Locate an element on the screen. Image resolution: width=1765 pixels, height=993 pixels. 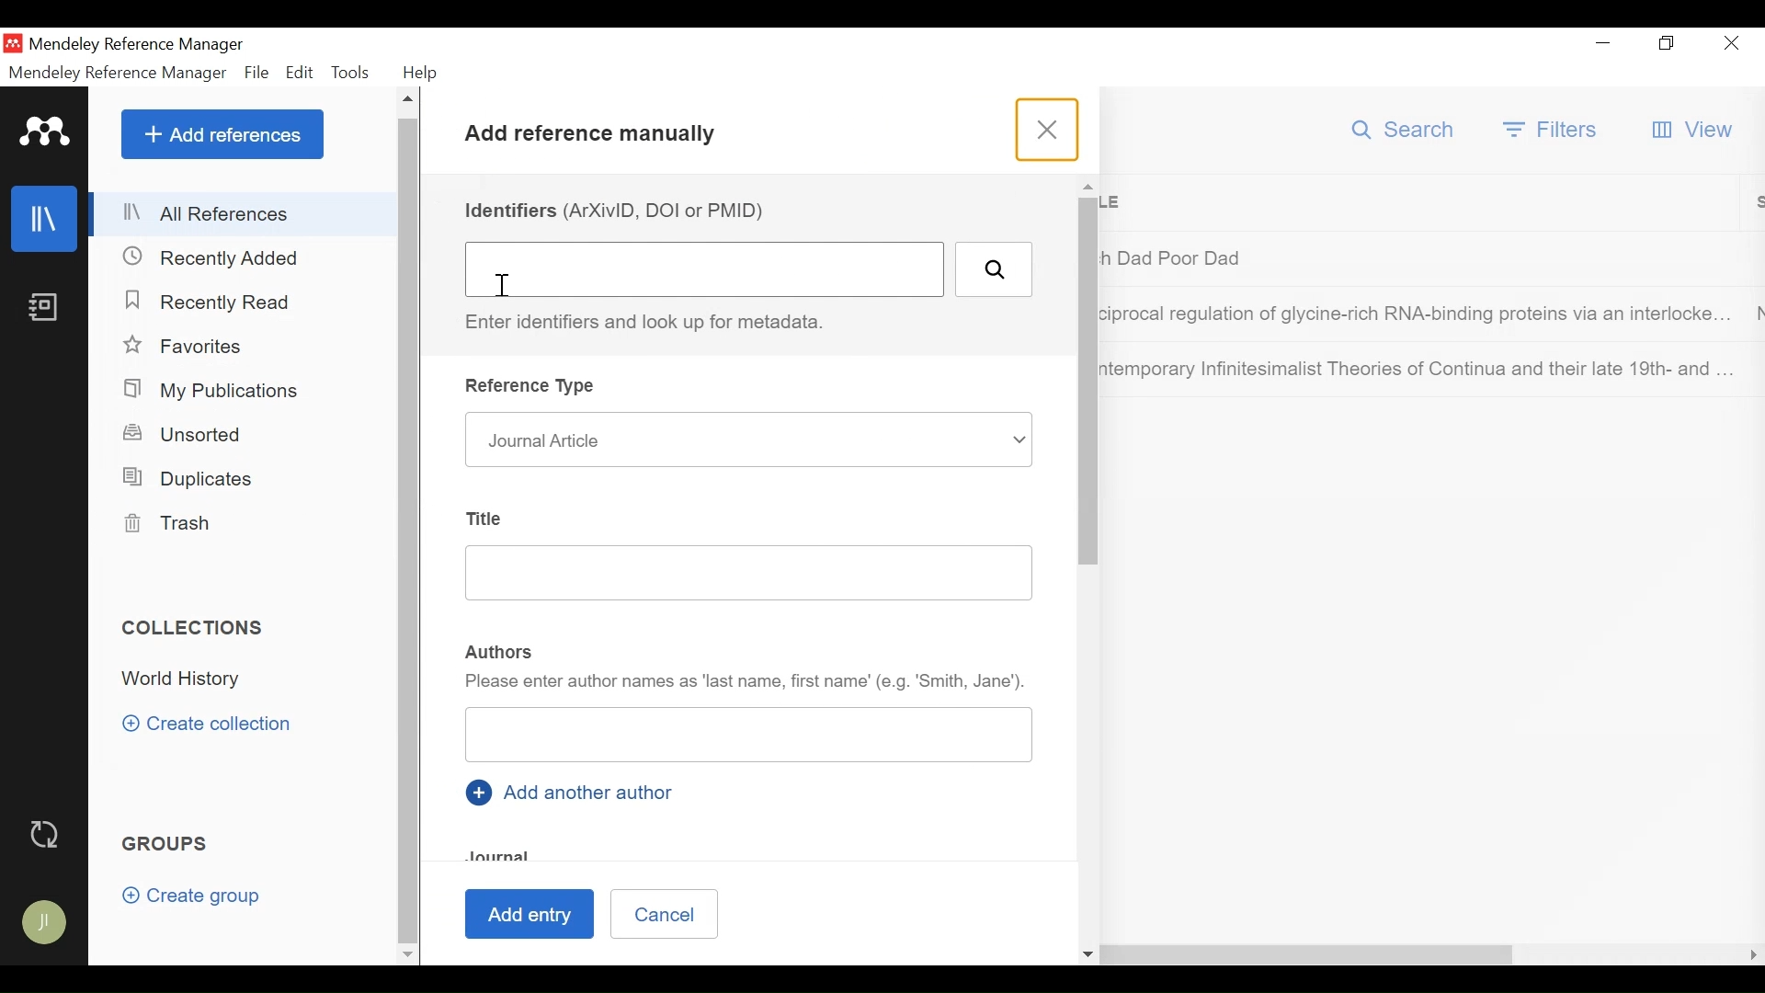
Scroll Right is located at coordinates (1754, 955).